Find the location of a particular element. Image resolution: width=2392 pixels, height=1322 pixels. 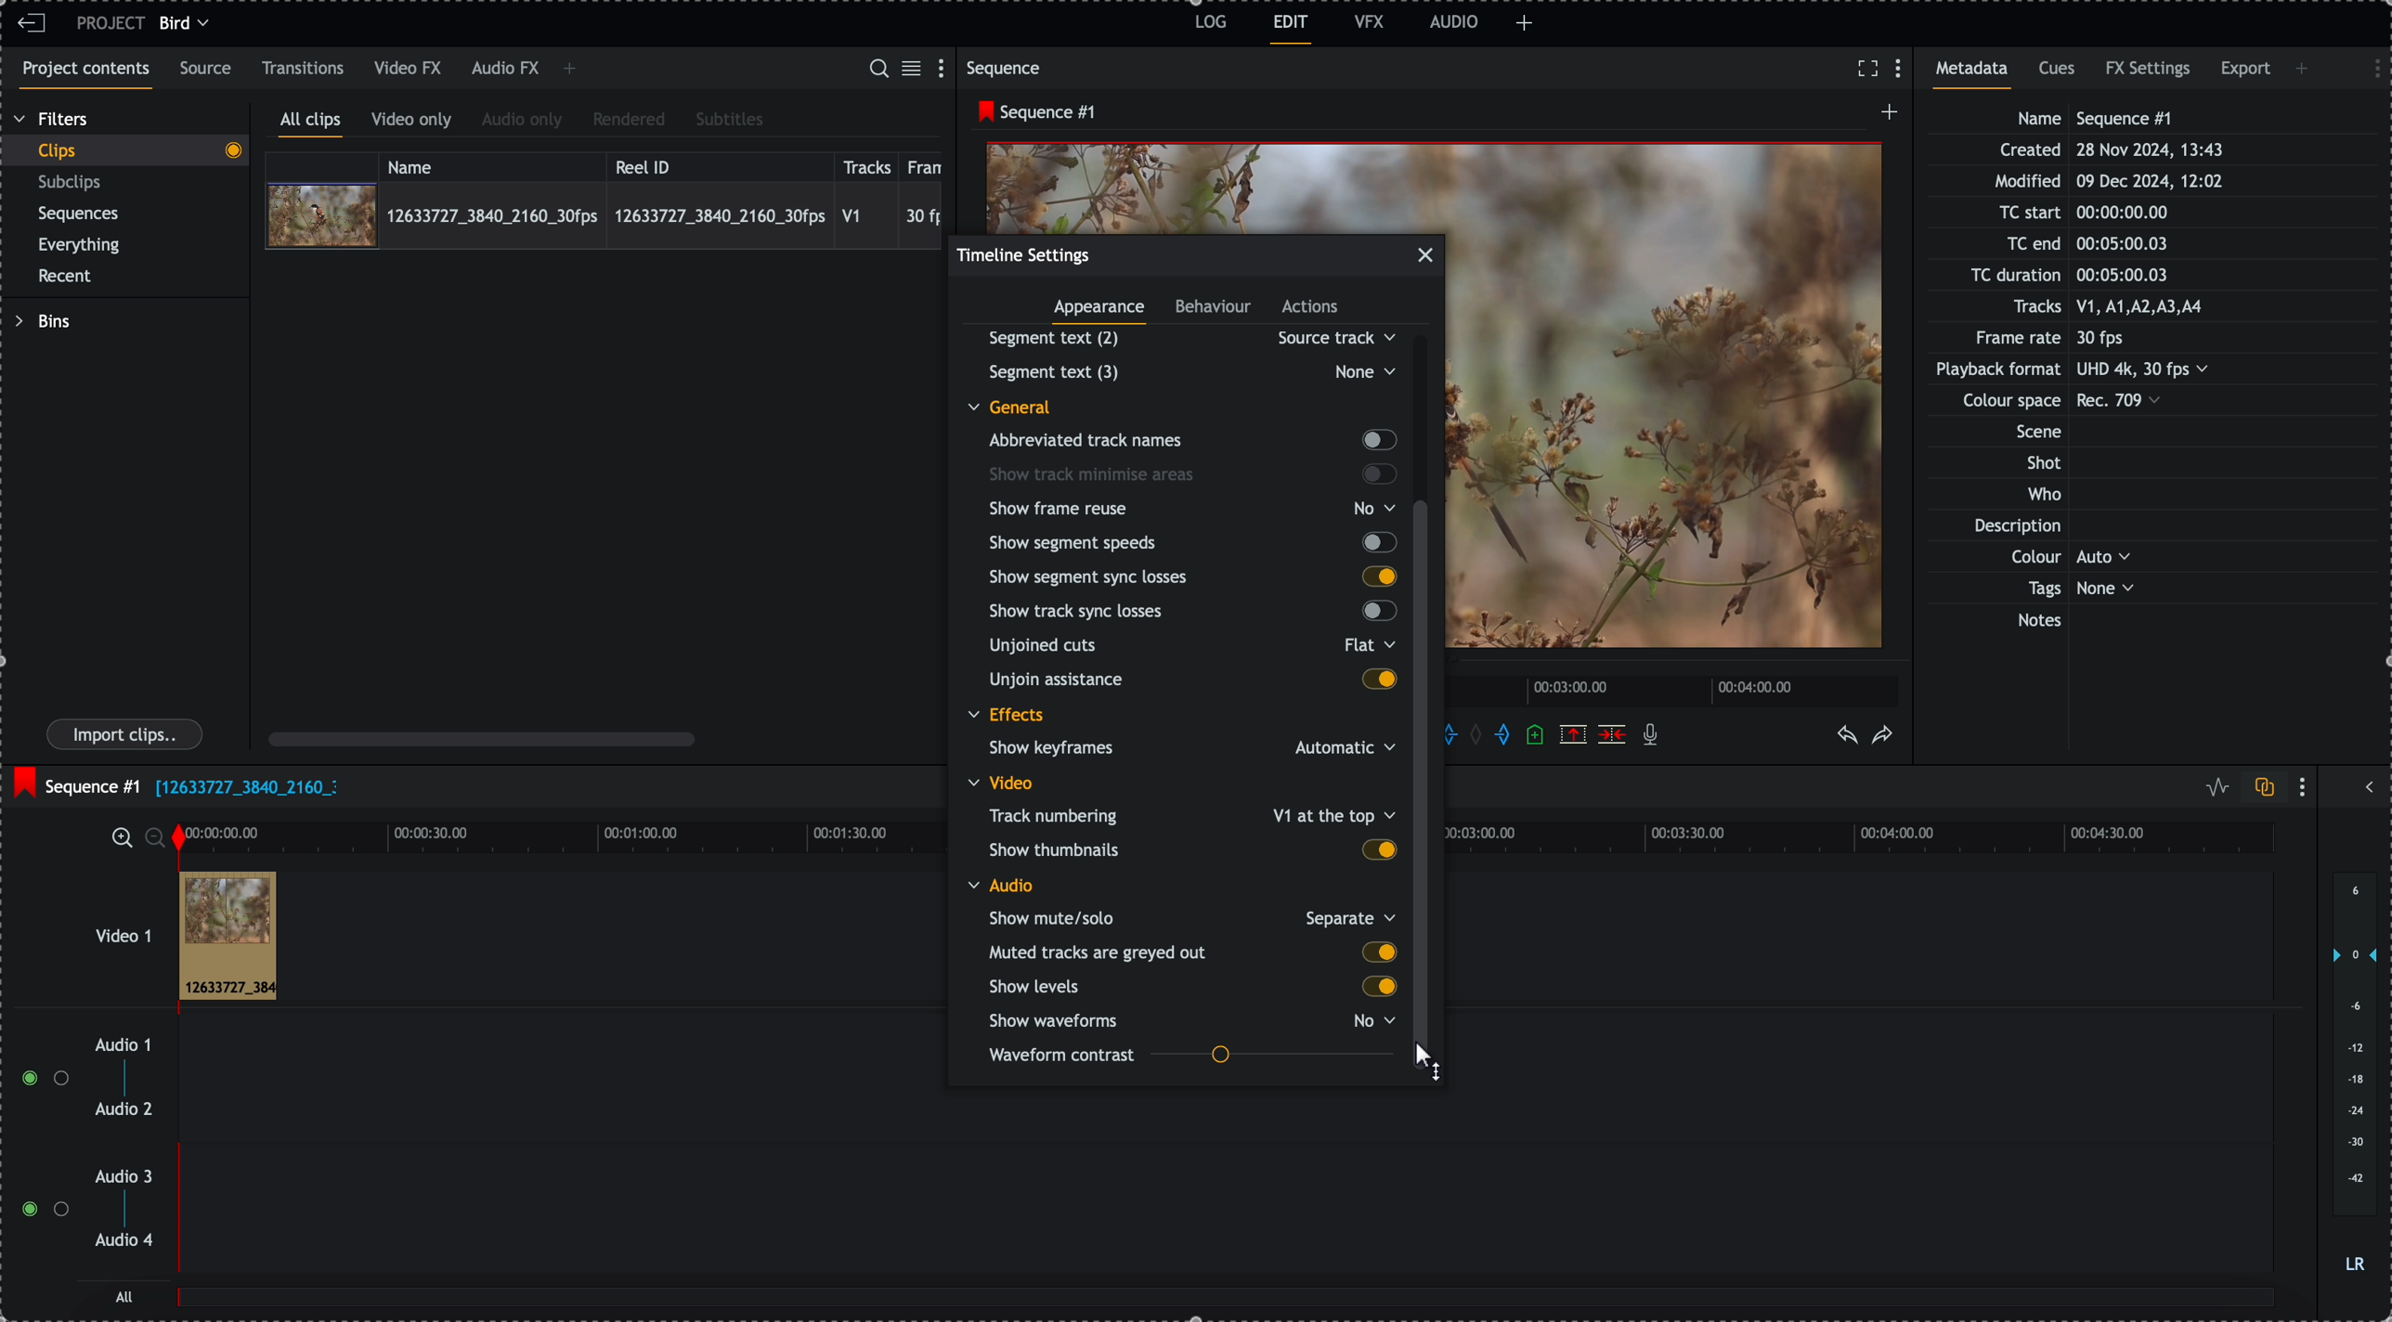

show settings menu is located at coordinates (2368, 66).